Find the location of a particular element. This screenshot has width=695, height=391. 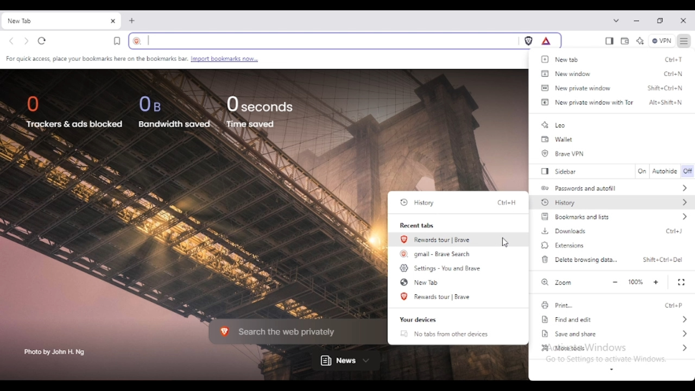

show sidebar is located at coordinates (609, 41).